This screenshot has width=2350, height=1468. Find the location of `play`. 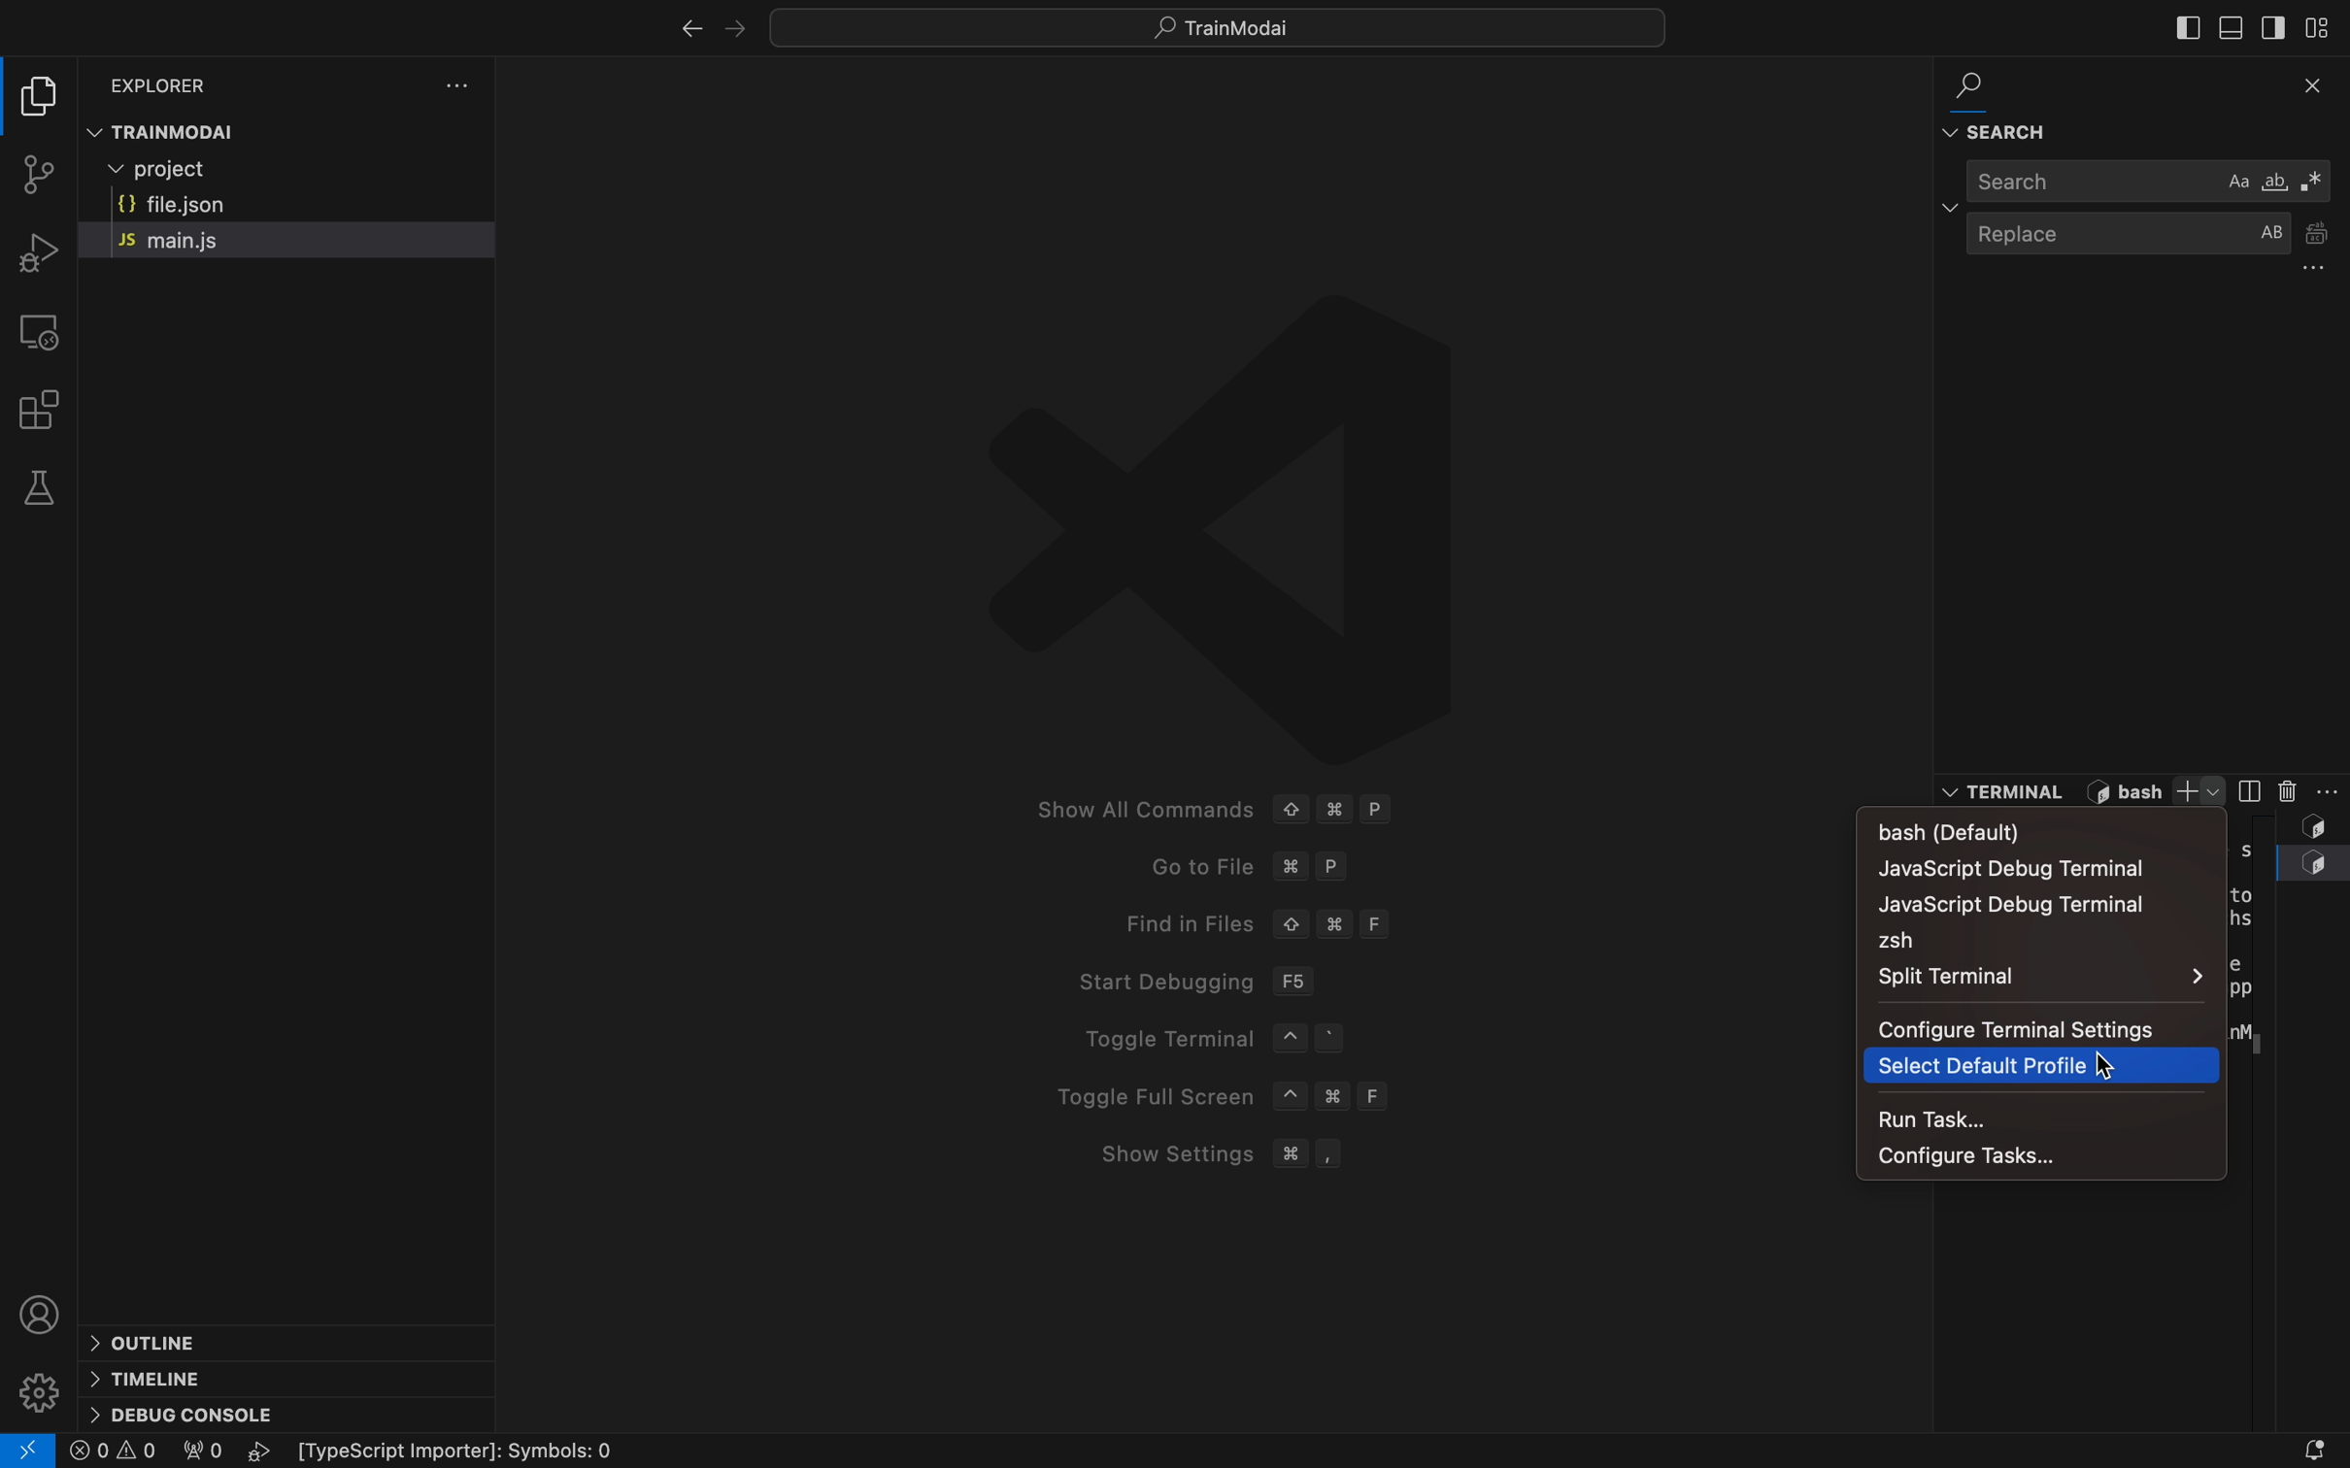

play is located at coordinates (264, 1451).